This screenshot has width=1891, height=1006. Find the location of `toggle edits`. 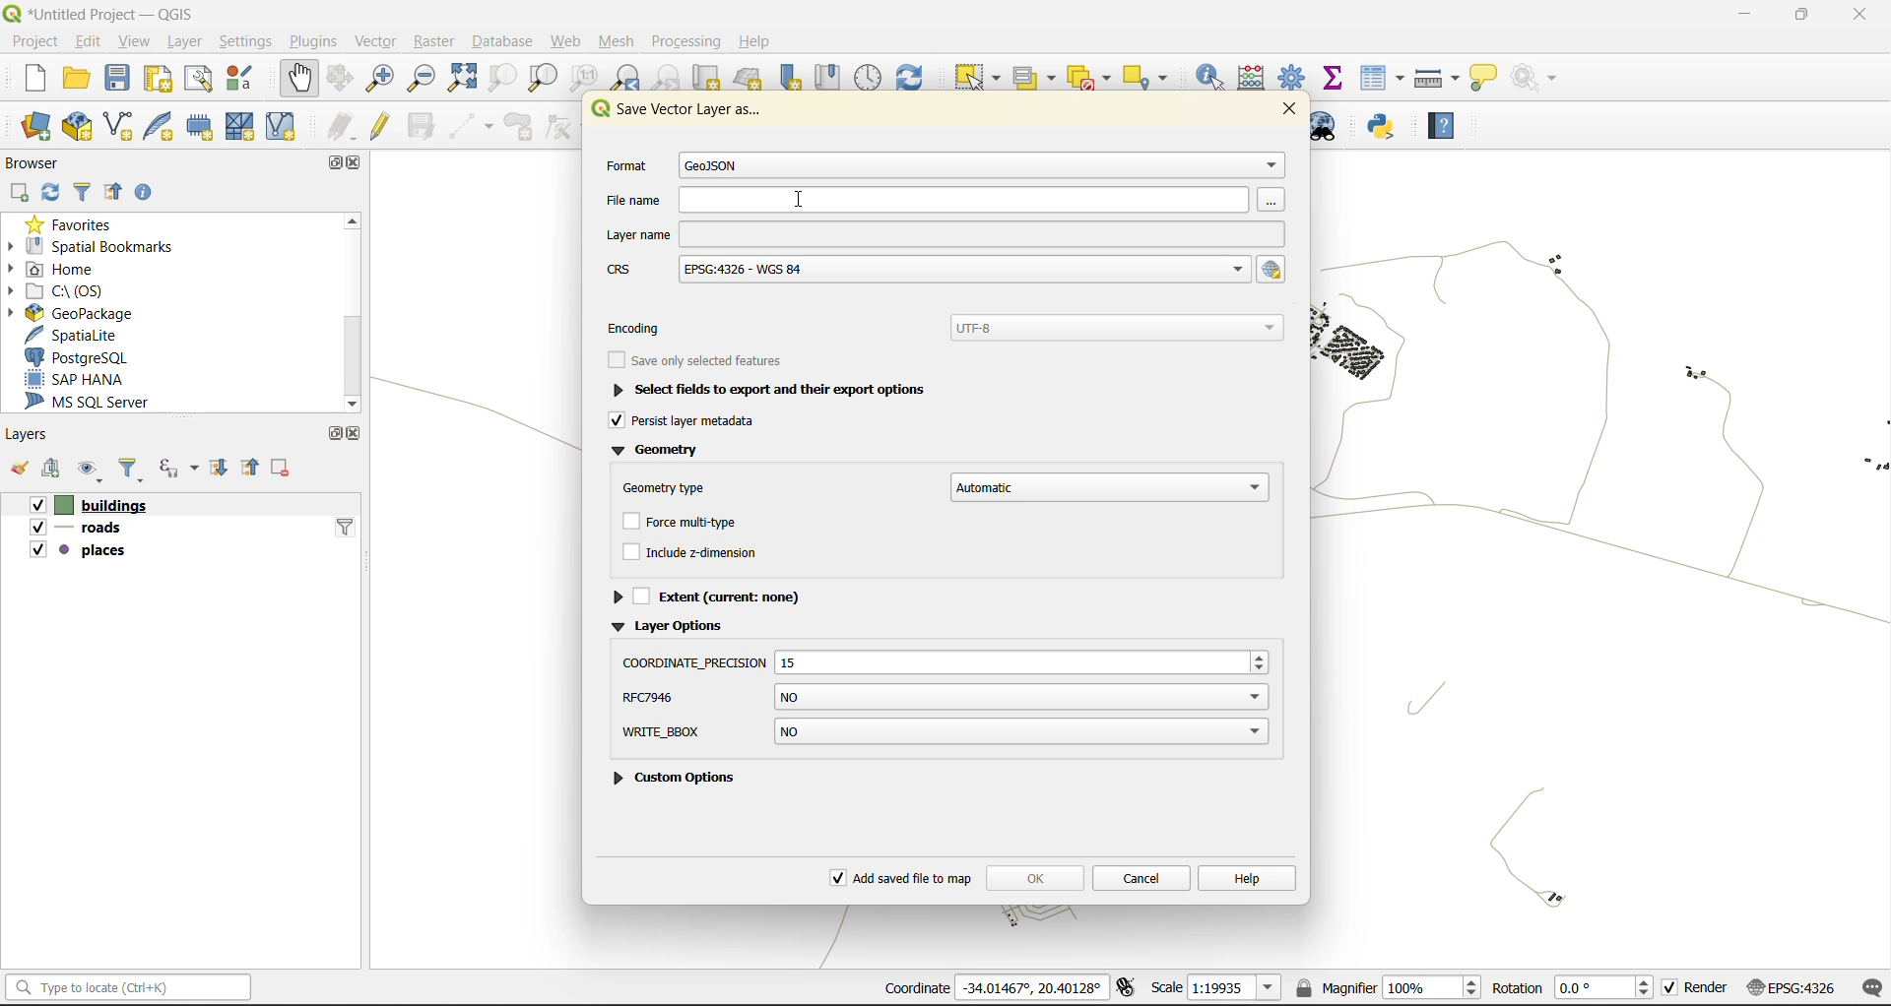

toggle edits is located at coordinates (380, 124).